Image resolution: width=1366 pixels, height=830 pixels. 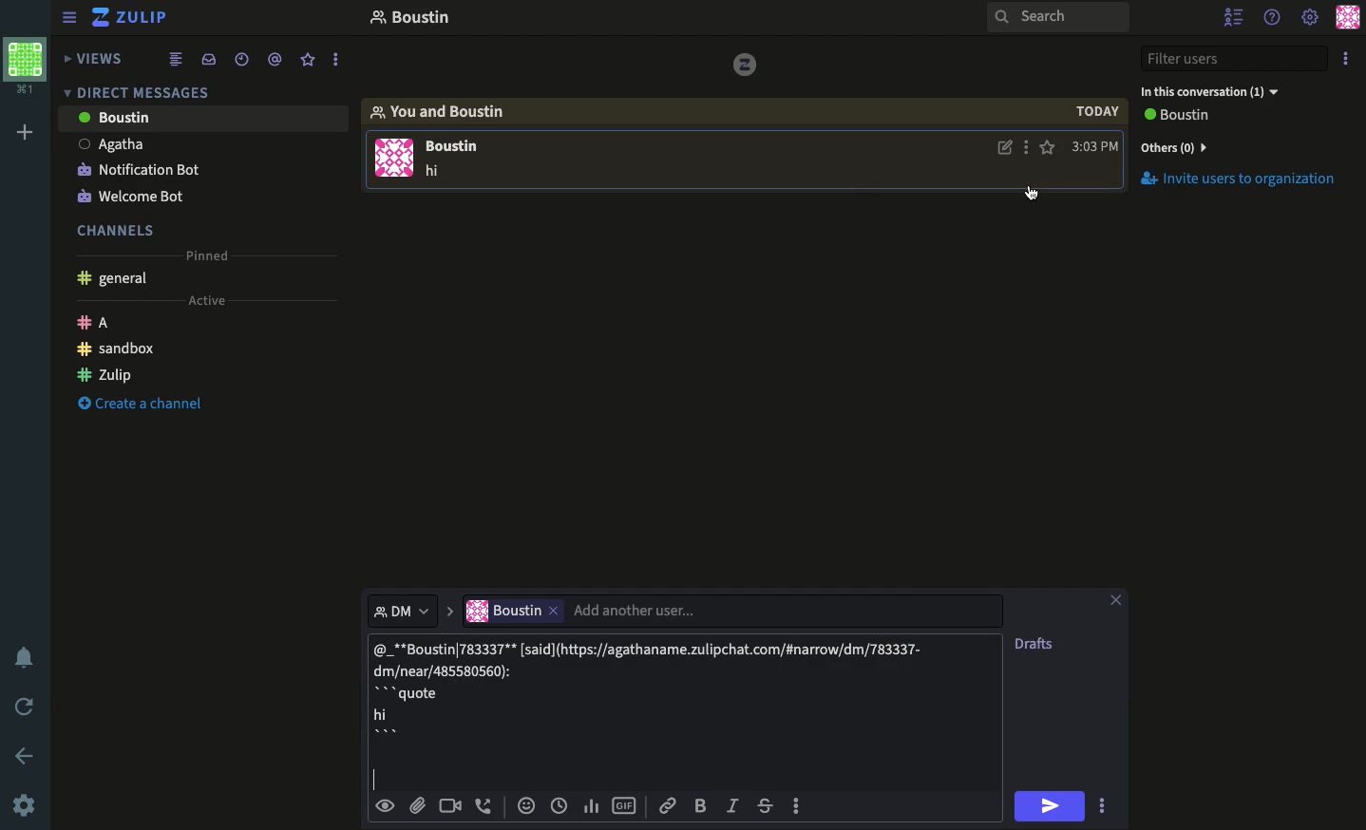 I want to click on Video, so click(x=450, y=806).